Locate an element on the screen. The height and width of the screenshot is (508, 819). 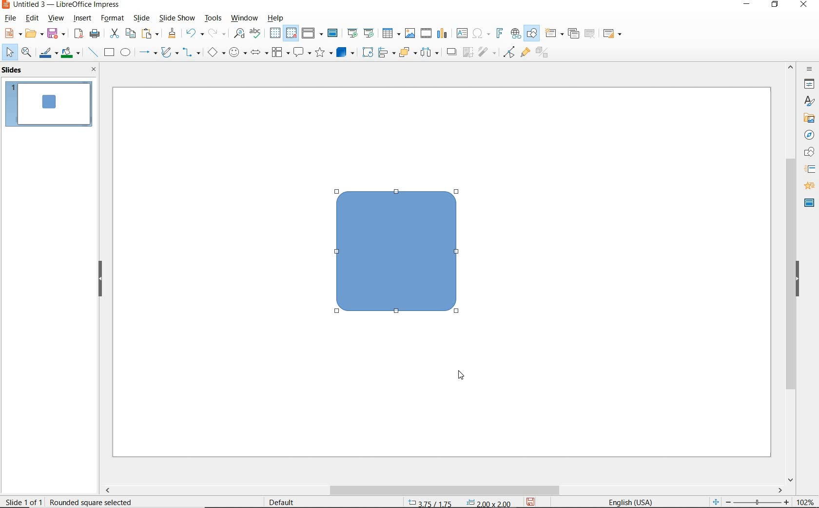
line color is located at coordinates (48, 52).